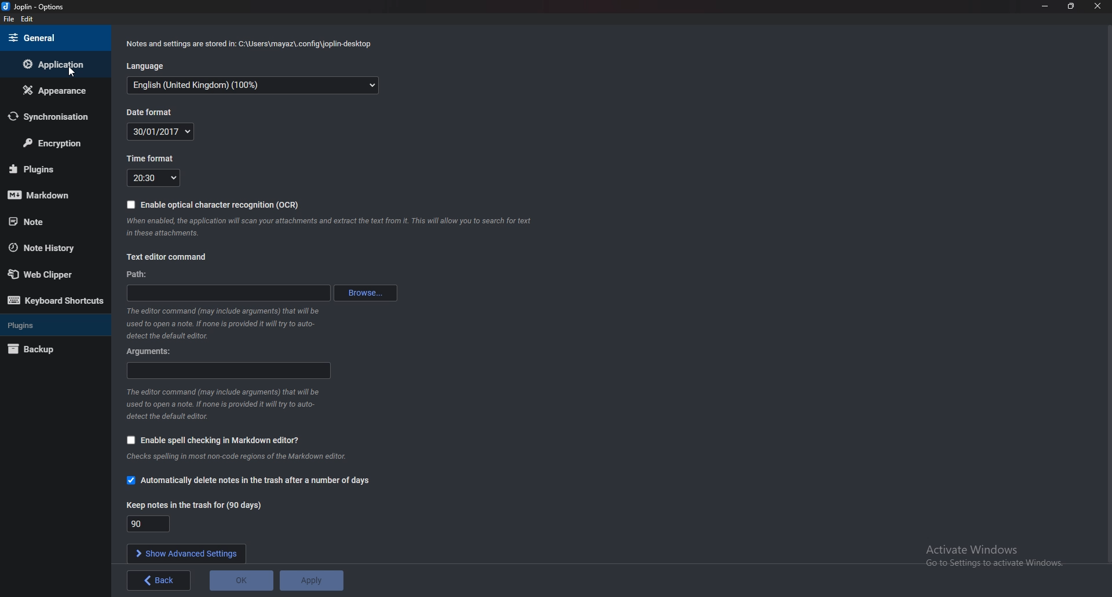 Image resolution: width=1112 pixels, height=597 pixels. Describe the element at coordinates (243, 456) in the screenshot. I see `Info` at that location.